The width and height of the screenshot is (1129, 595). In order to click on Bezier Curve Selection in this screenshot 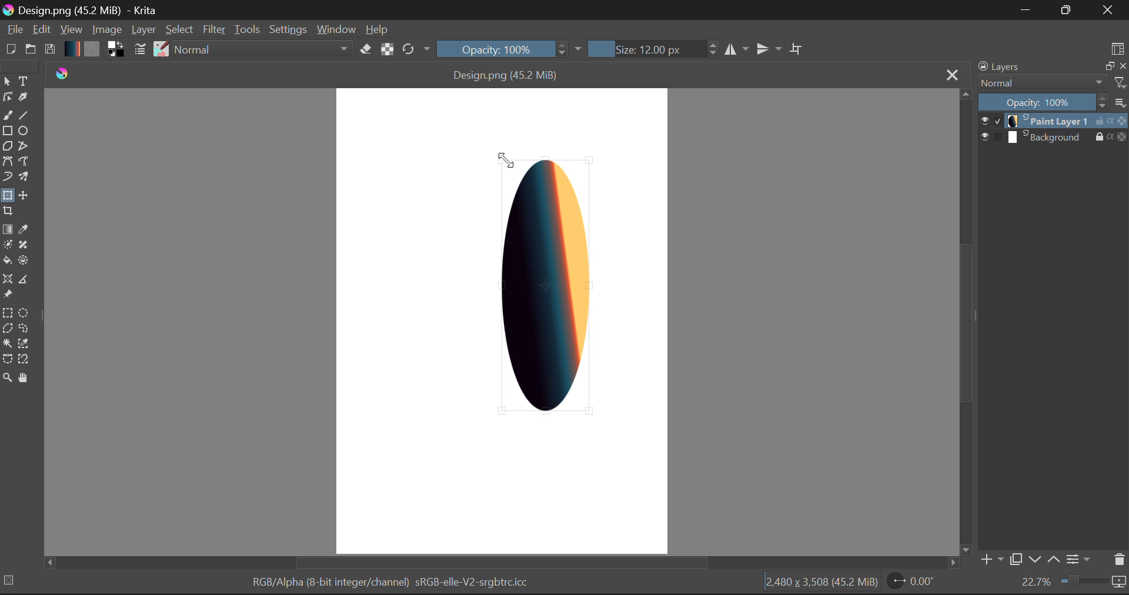, I will do `click(7, 360)`.